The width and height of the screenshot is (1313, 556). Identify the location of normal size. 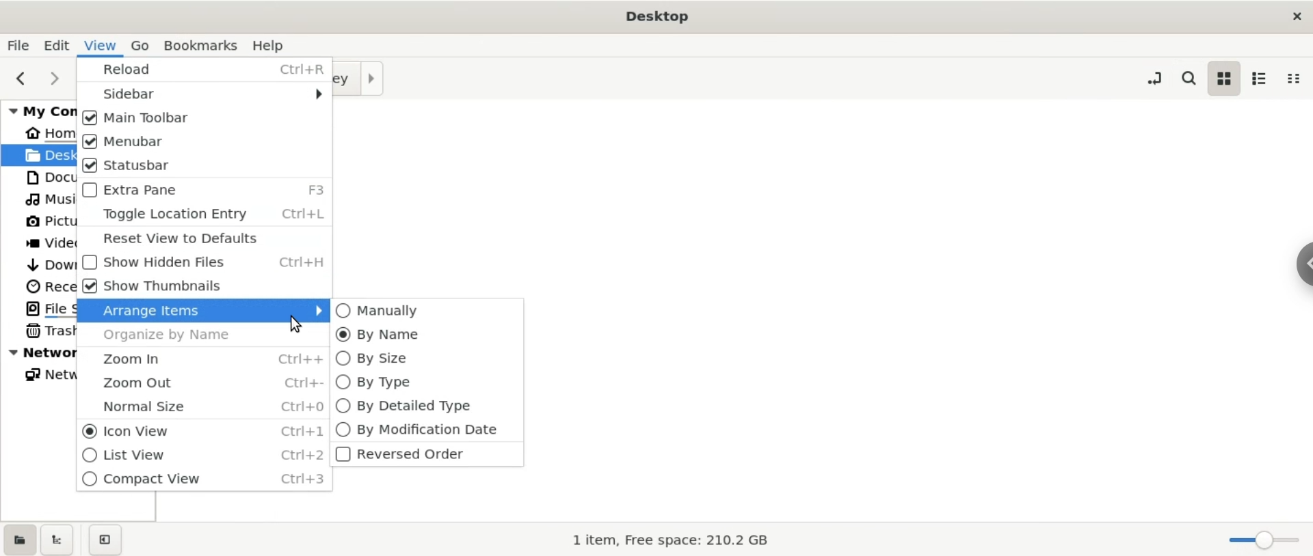
(200, 410).